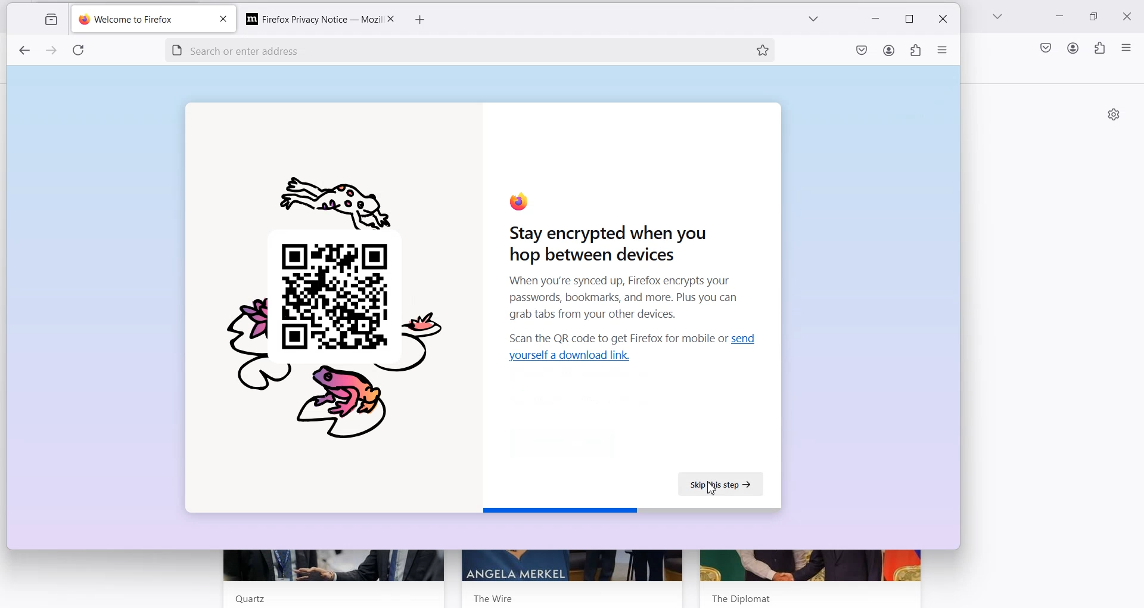 The width and height of the screenshot is (1144, 608). Describe the element at coordinates (943, 52) in the screenshot. I see `open application menu` at that location.